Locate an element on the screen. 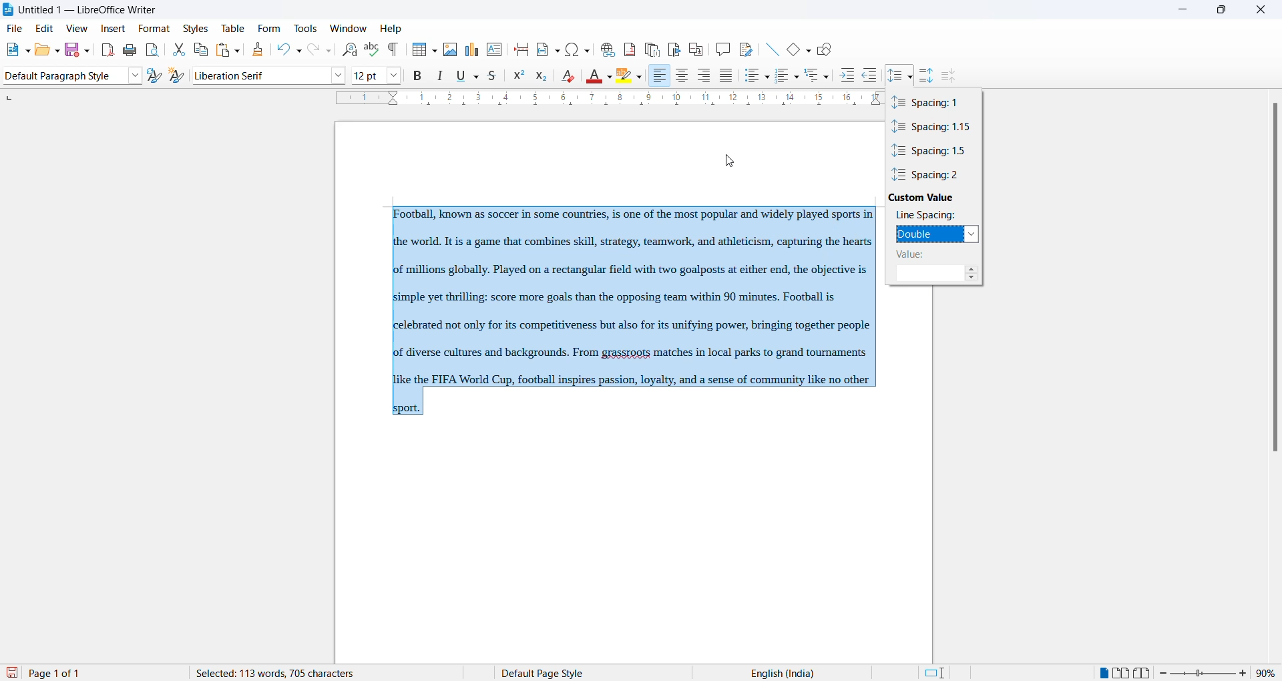 The width and height of the screenshot is (1282, 681). subscript is located at coordinates (540, 76).